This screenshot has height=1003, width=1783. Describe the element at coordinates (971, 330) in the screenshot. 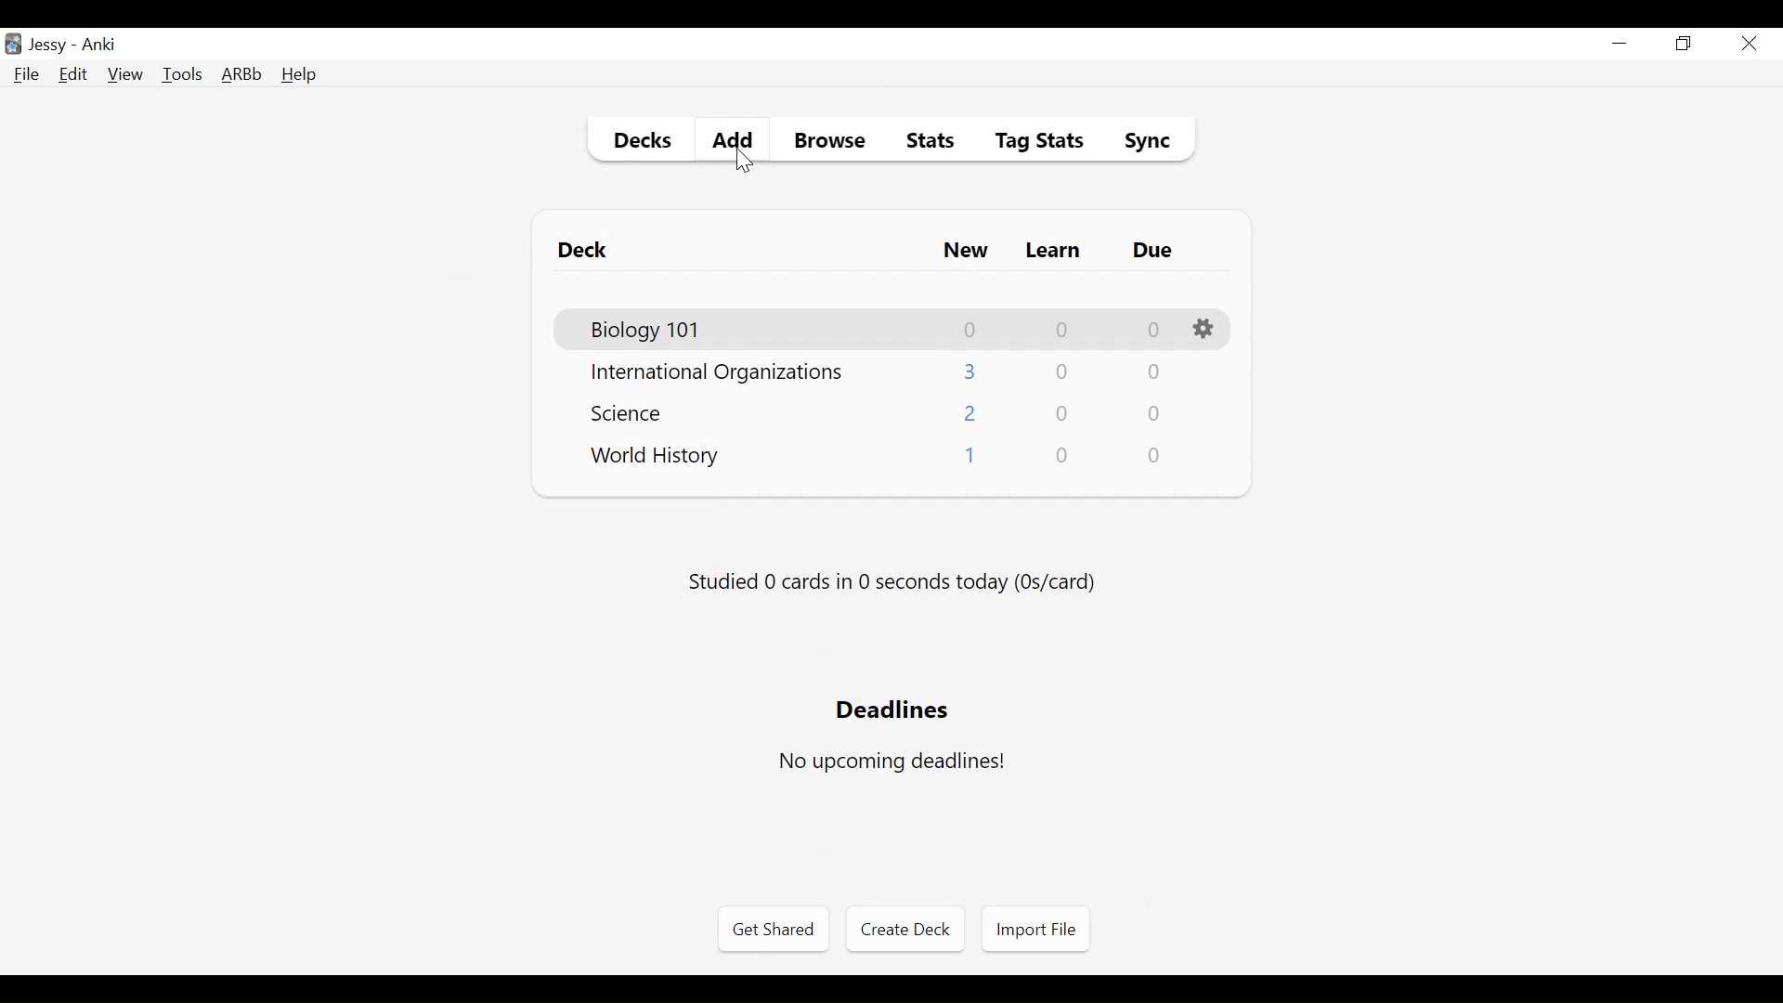

I see `New Card Count` at that location.